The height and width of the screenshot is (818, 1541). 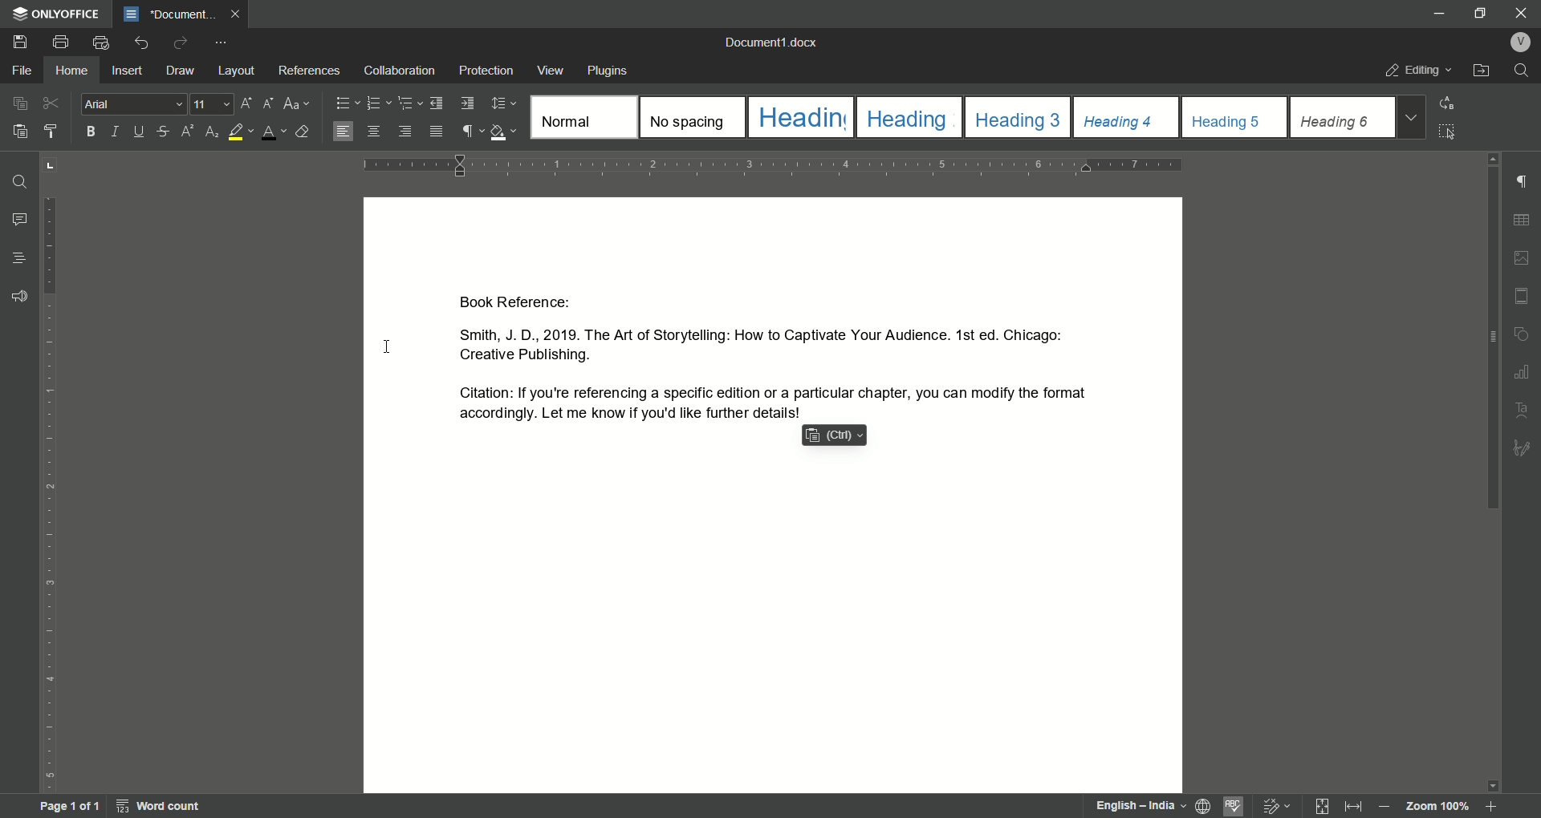 What do you see at coordinates (128, 70) in the screenshot?
I see `insert` at bounding box center [128, 70].